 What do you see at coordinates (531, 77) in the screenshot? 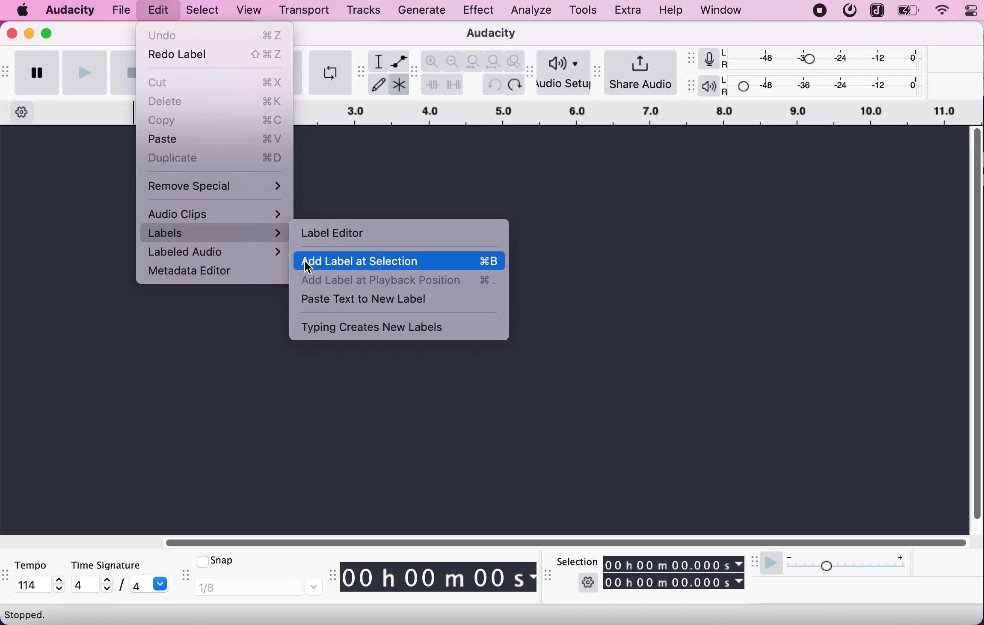
I see `audacity audio setup toolbar` at bounding box center [531, 77].